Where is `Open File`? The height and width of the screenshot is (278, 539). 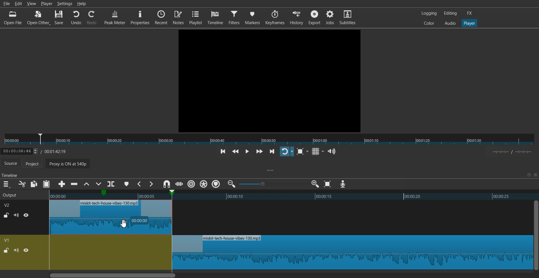
Open File is located at coordinates (13, 18).